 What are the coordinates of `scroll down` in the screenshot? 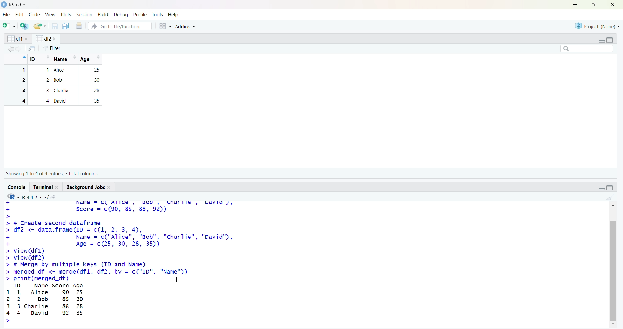 It's located at (614, 324).